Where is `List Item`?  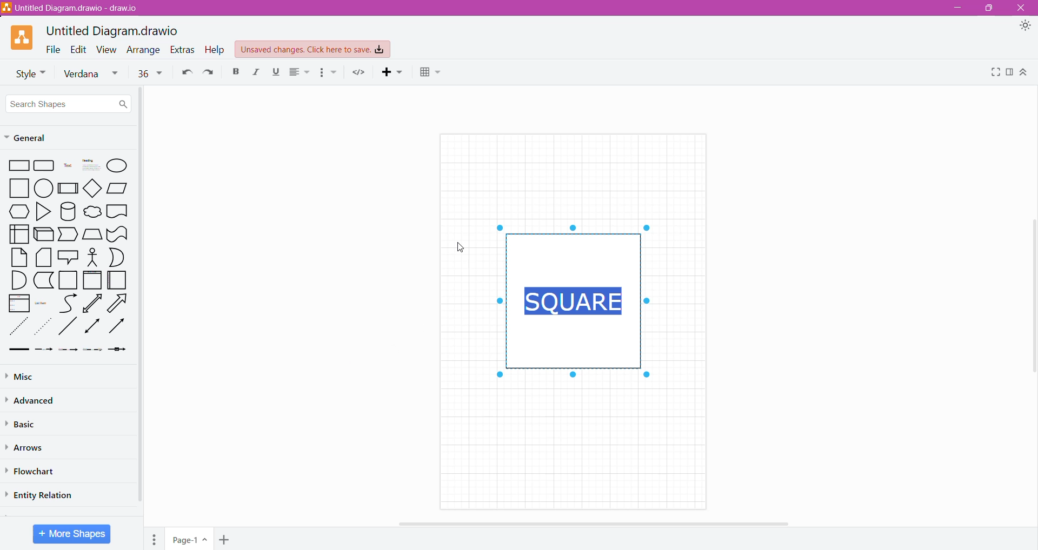 List Item is located at coordinates (42, 305).